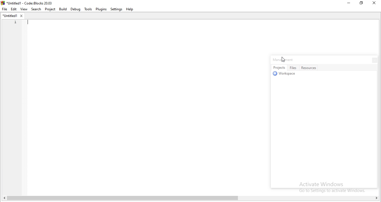 The height and width of the screenshot is (202, 381). Describe the element at coordinates (283, 60) in the screenshot. I see `cursor onManagement` at that location.